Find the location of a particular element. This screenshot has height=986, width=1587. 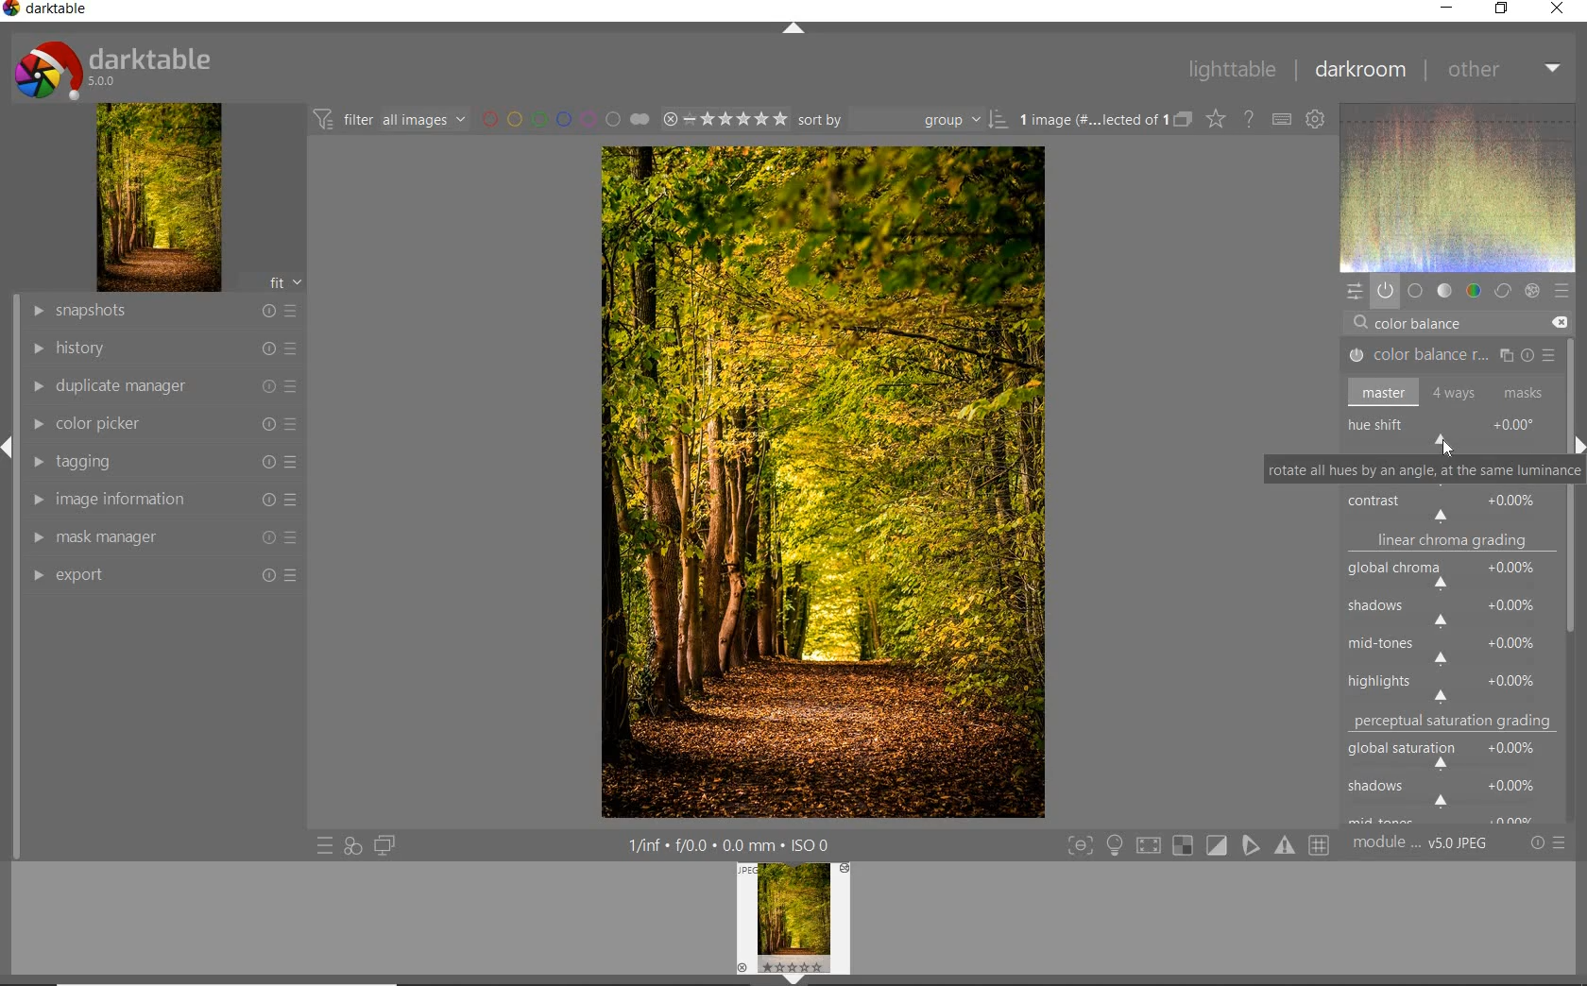

darkroom is located at coordinates (1361, 69).